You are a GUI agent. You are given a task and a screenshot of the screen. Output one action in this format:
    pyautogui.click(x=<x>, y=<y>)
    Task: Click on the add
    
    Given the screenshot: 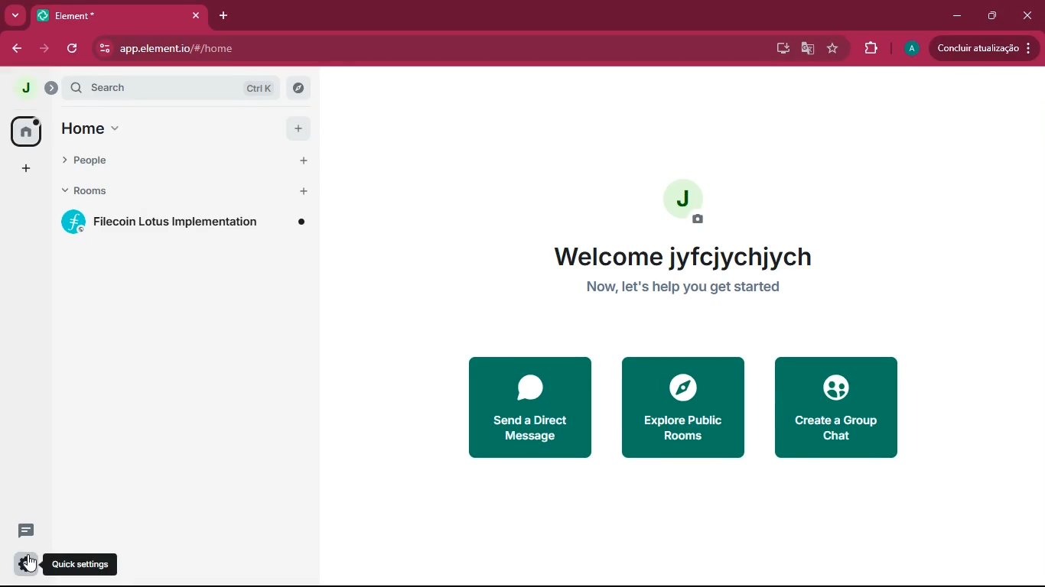 What is the action you would take?
    pyautogui.click(x=298, y=128)
    